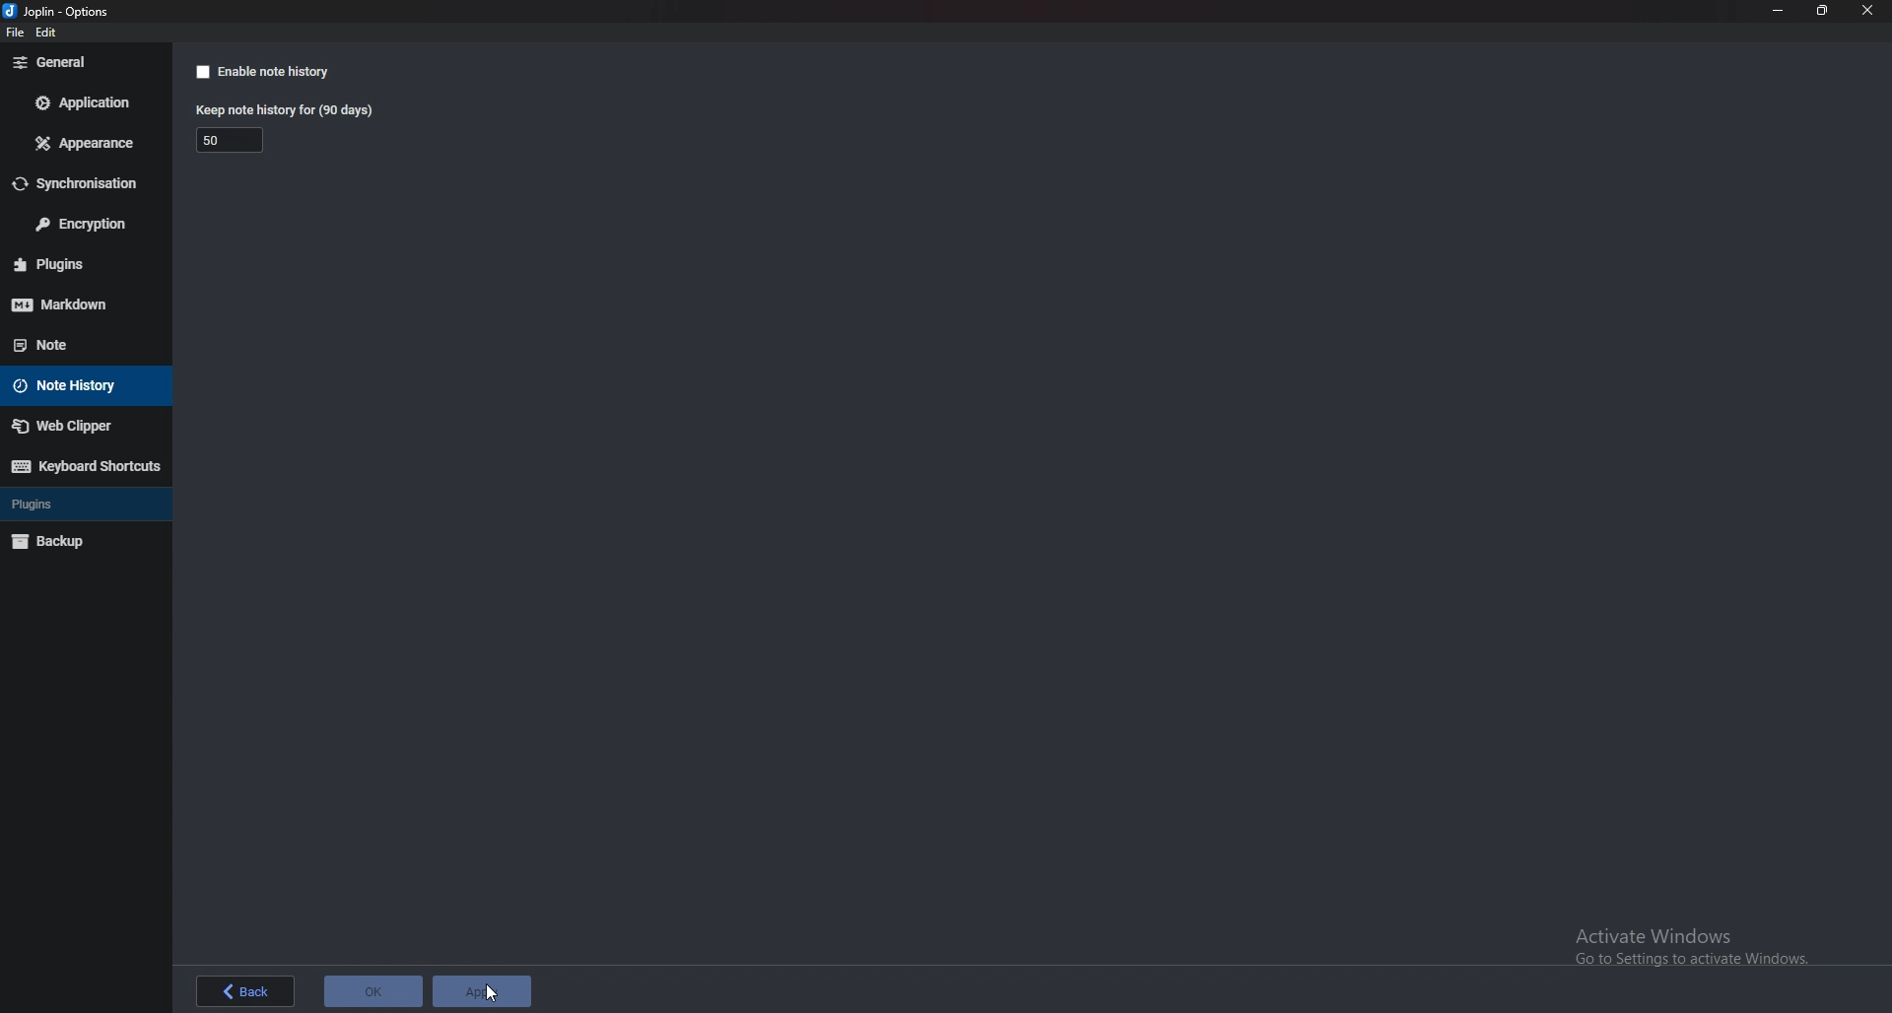 This screenshot has width=1892, height=1013. I want to click on Enable note history, so click(260, 71).